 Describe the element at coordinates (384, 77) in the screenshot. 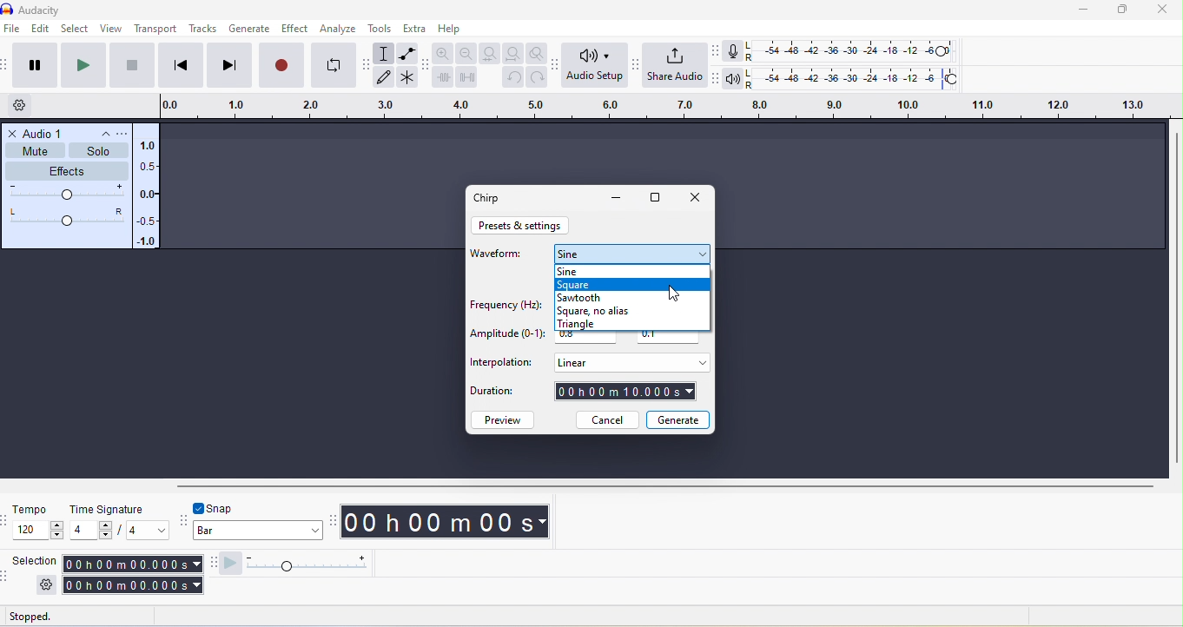

I see `draw tool` at that location.